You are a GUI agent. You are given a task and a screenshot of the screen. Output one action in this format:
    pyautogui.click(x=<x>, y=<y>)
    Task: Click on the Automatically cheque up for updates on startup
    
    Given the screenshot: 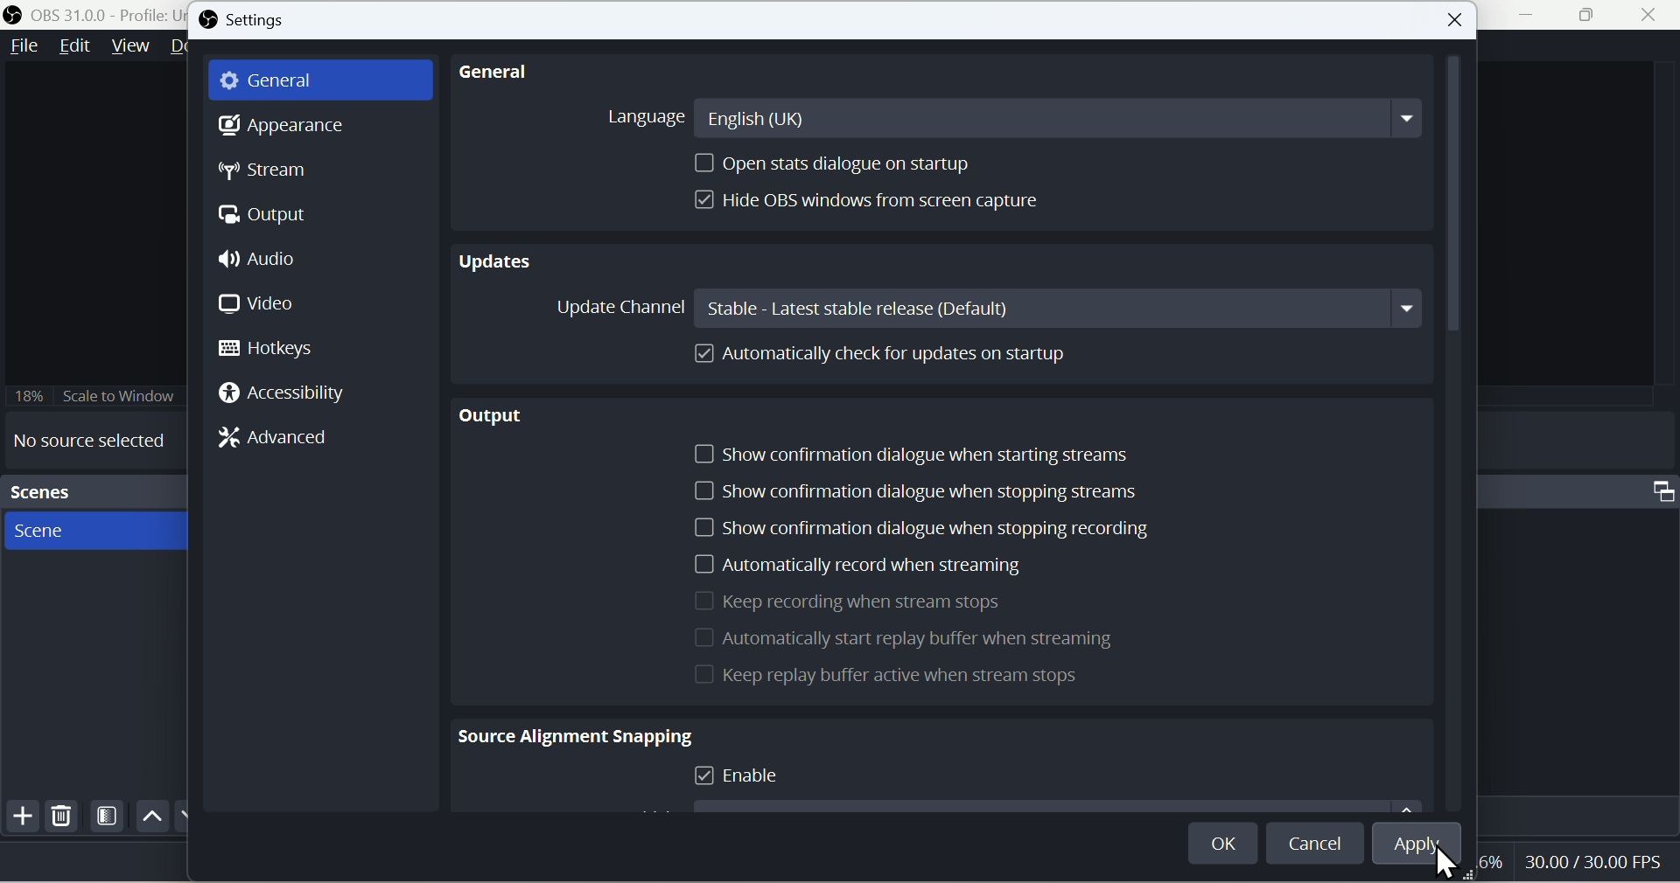 What is the action you would take?
    pyautogui.click(x=878, y=361)
    